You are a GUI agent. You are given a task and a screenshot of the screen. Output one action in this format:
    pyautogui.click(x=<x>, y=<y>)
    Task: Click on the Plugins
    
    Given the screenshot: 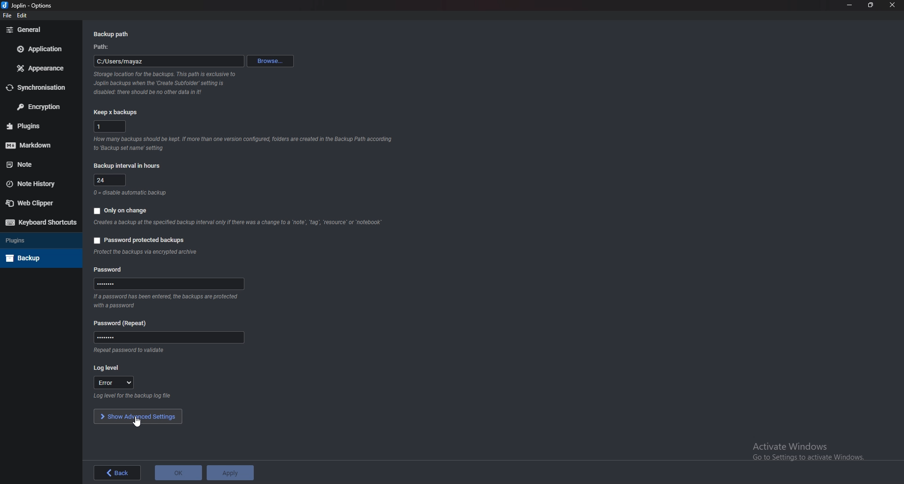 What is the action you would take?
    pyautogui.click(x=37, y=126)
    